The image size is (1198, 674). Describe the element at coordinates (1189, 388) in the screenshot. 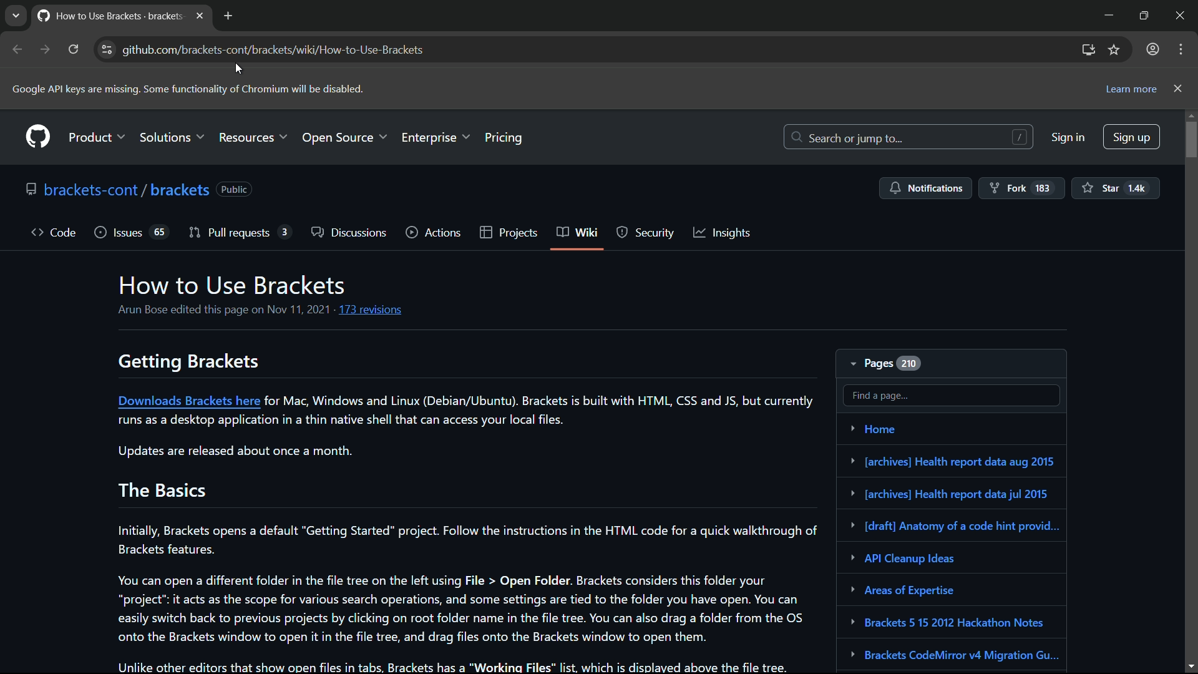

I see `scroll bar` at that location.